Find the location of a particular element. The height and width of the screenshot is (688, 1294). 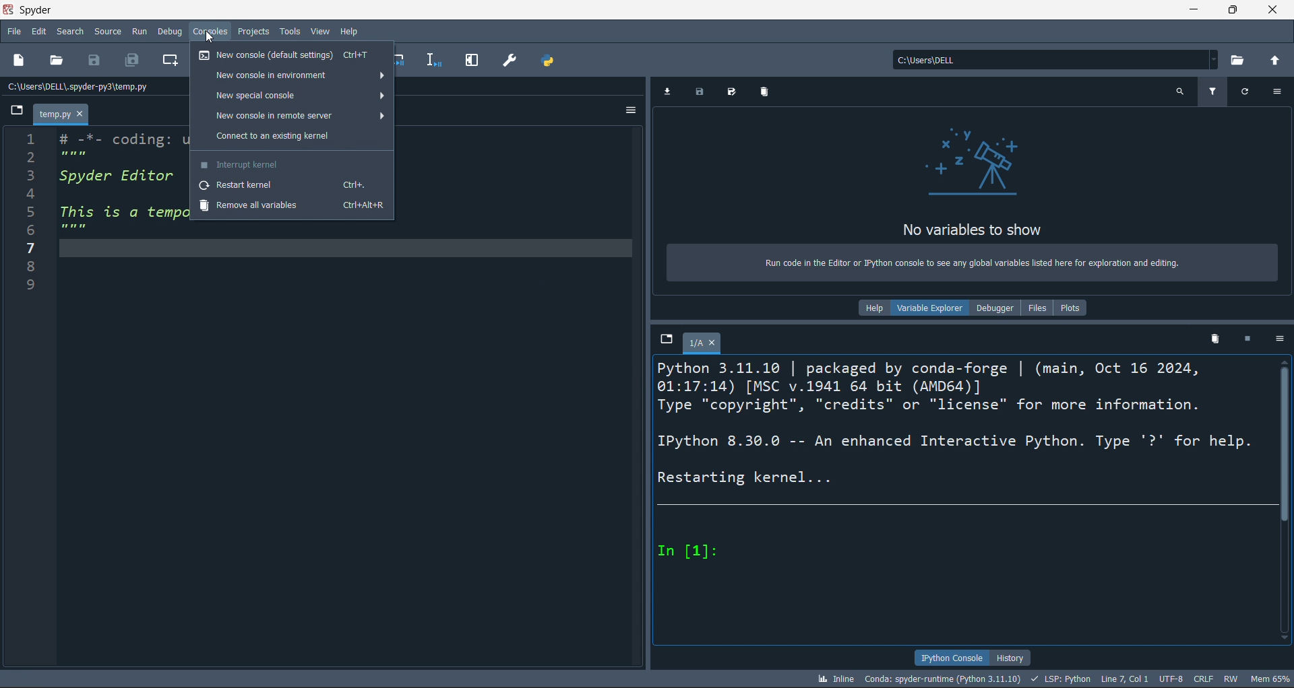

telescope is located at coordinates (971, 164).